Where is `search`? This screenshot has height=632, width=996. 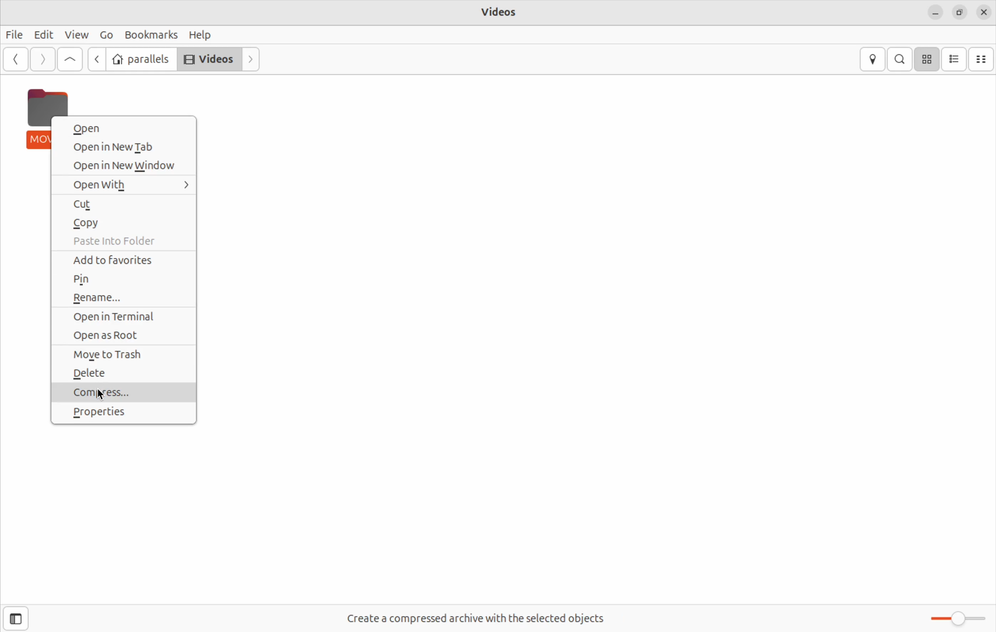
search is located at coordinates (900, 58).